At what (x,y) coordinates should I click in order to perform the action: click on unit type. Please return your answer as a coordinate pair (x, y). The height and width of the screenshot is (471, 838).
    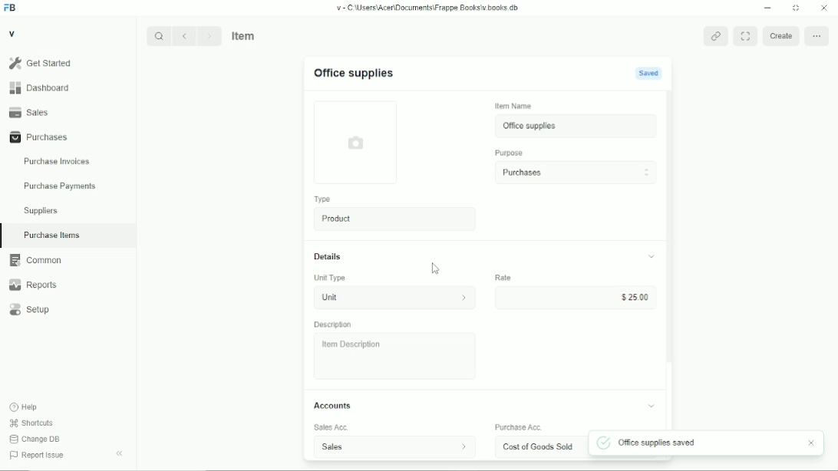
    Looking at the image, I should click on (330, 278).